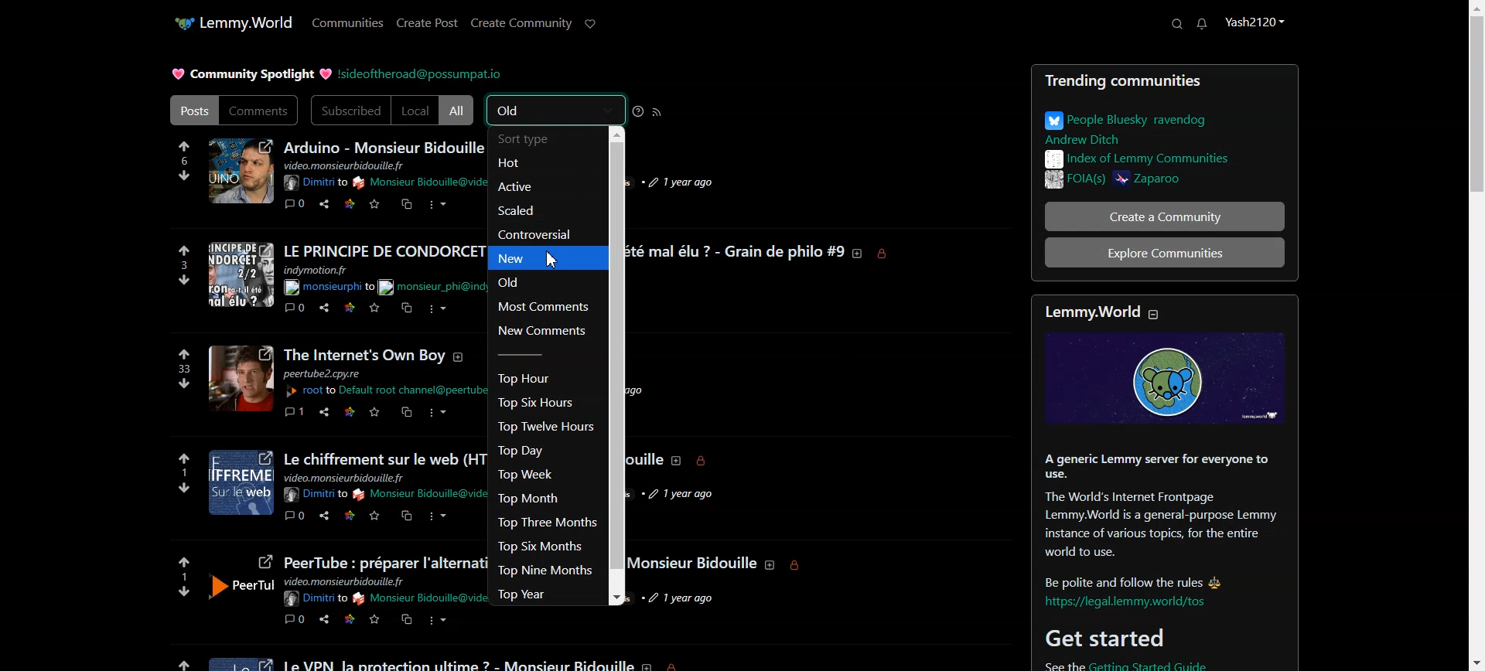  Describe the element at coordinates (534, 403) in the screenshot. I see ` Top Six Hour` at that location.